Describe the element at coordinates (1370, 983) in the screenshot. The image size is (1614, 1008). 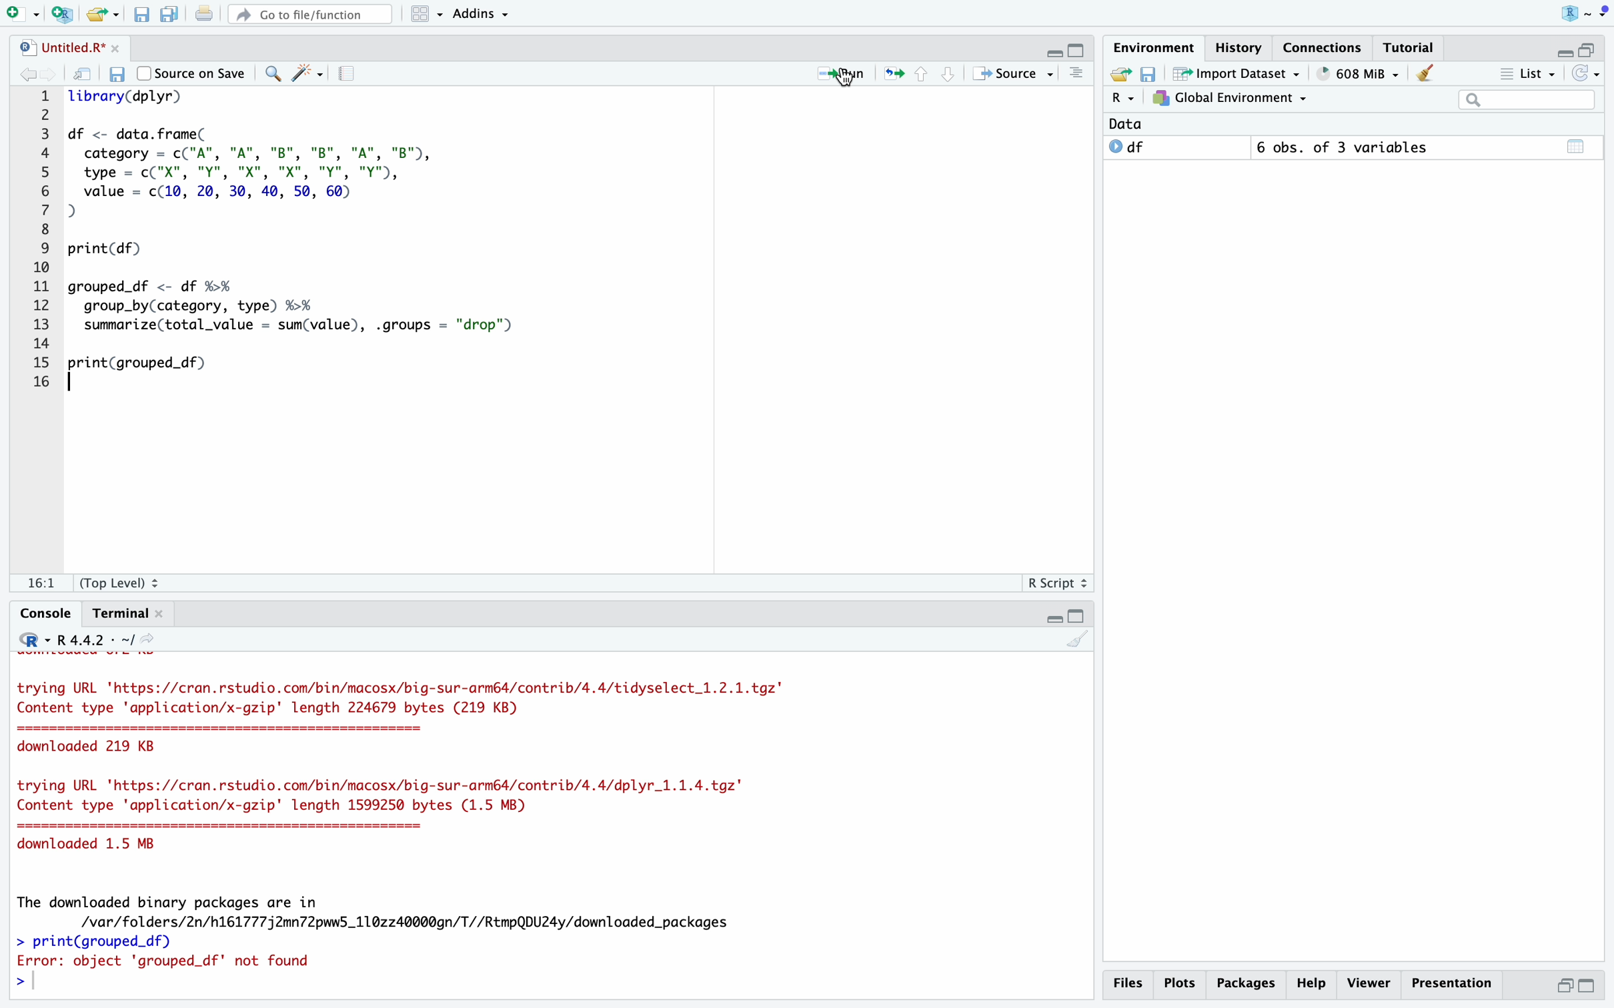
I see `Viewer` at that location.